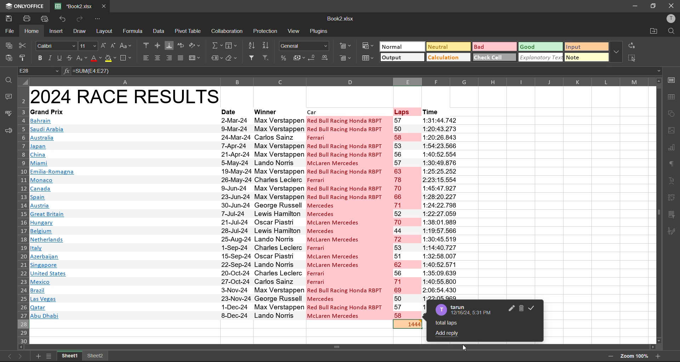  Describe the element at coordinates (8, 44) in the screenshot. I see `copy` at that location.